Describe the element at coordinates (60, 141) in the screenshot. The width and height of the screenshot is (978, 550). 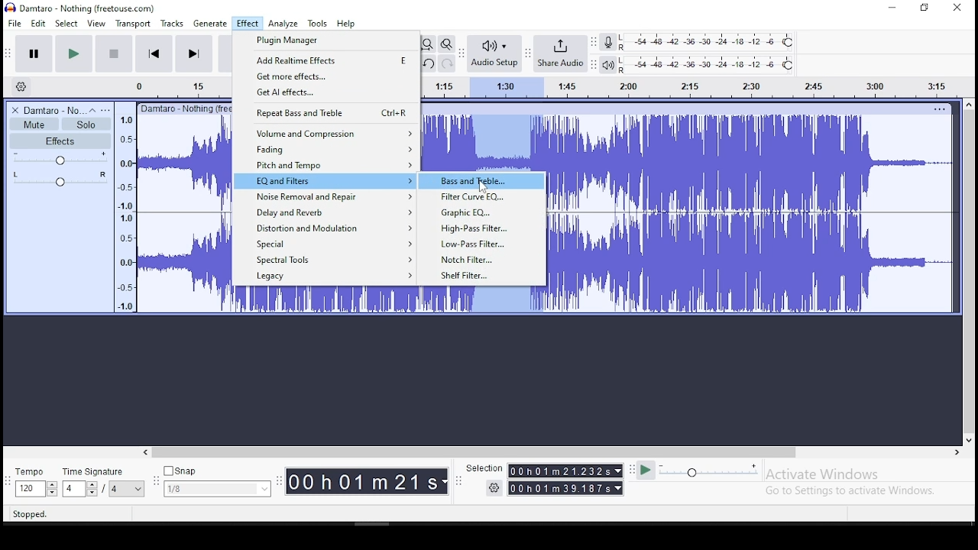
I see `effects` at that location.